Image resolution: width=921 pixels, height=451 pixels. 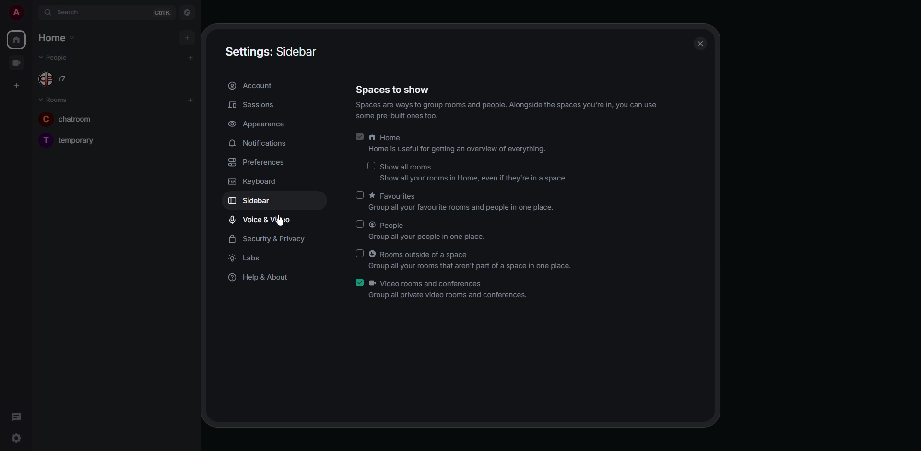 What do you see at coordinates (188, 37) in the screenshot?
I see `add` at bounding box center [188, 37].